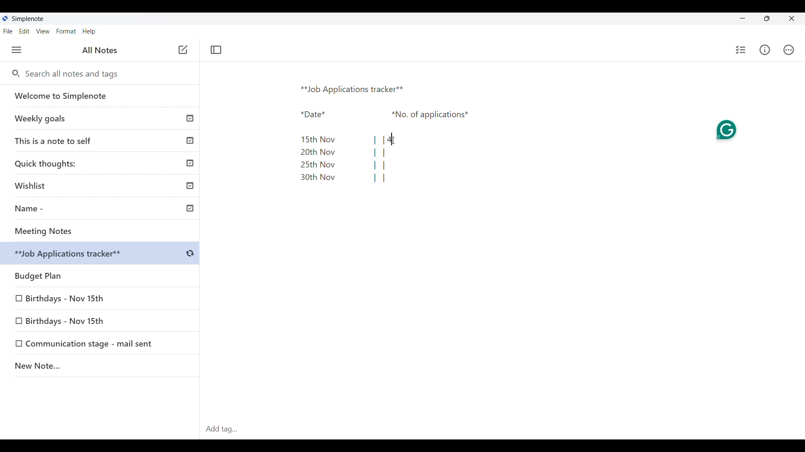 The height and width of the screenshot is (452, 805). What do you see at coordinates (16, 50) in the screenshot?
I see `Menu` at bounding box center [16, 50].